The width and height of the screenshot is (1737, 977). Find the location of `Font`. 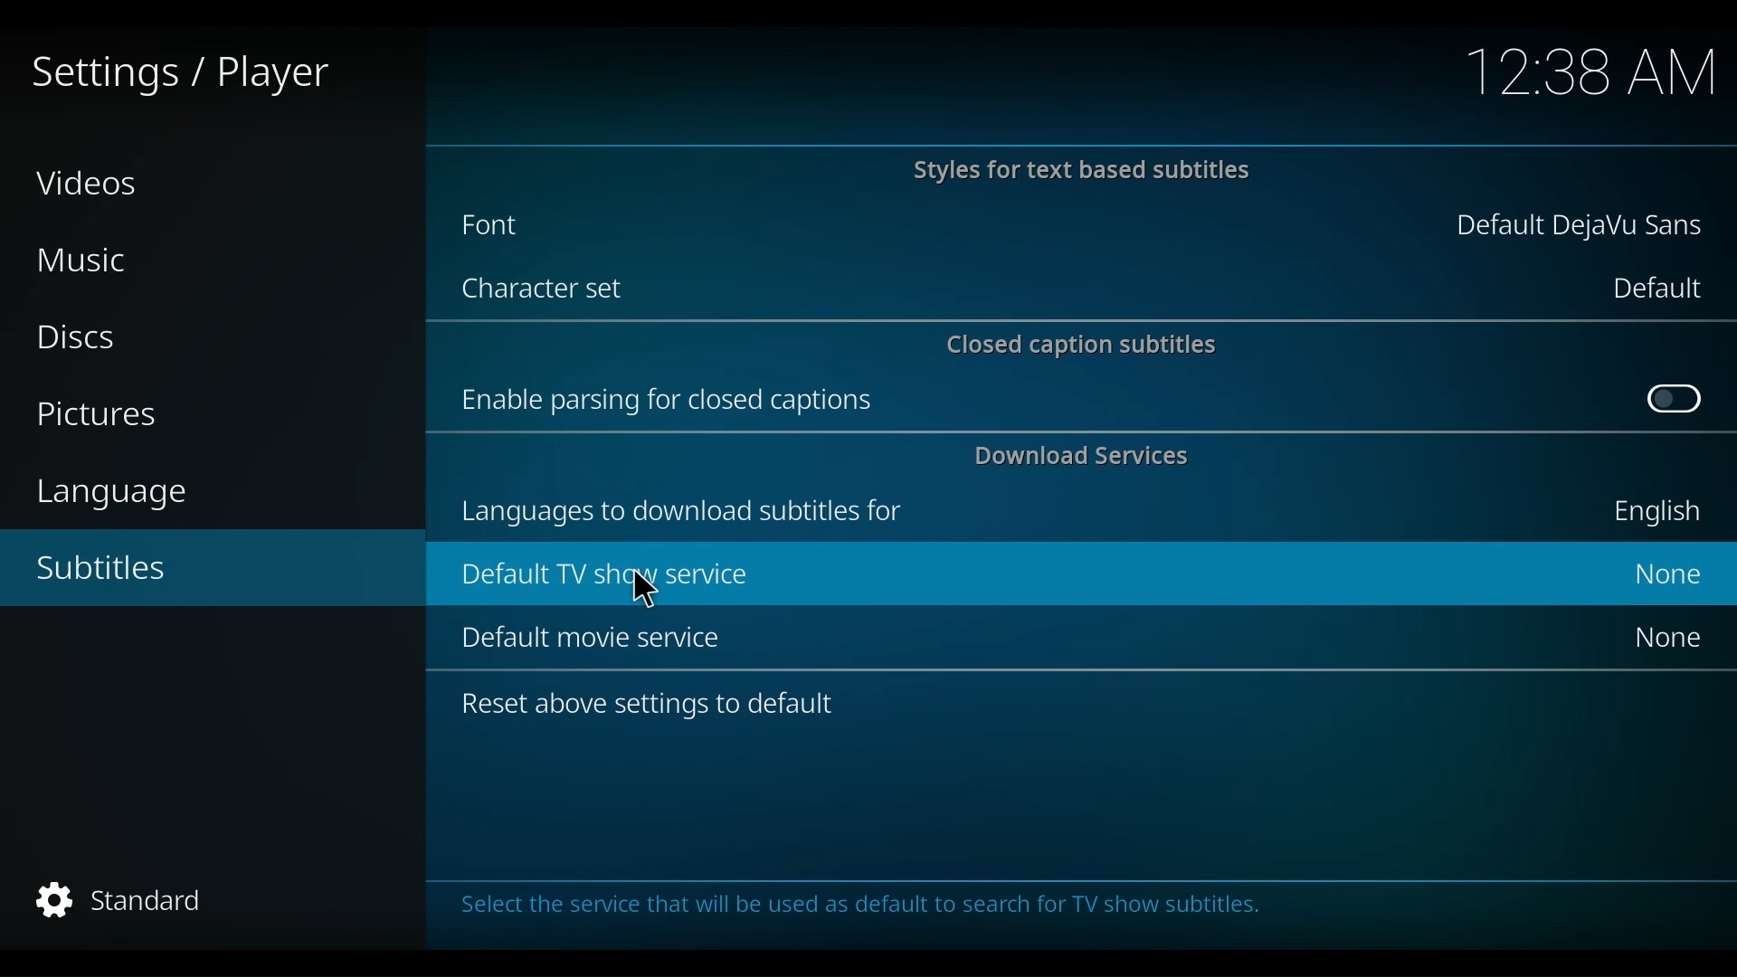

Font is located at coordinates (513, 224).